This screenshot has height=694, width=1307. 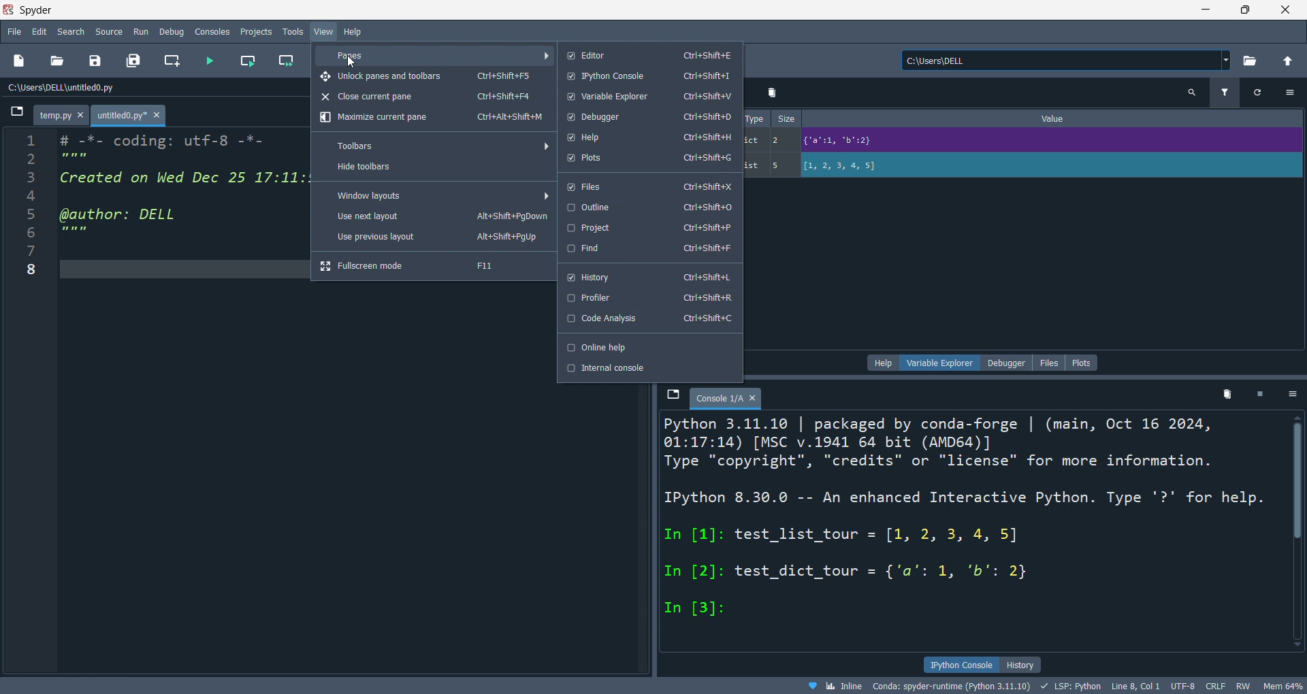 I want to click on help, so click(x=884, y=363).